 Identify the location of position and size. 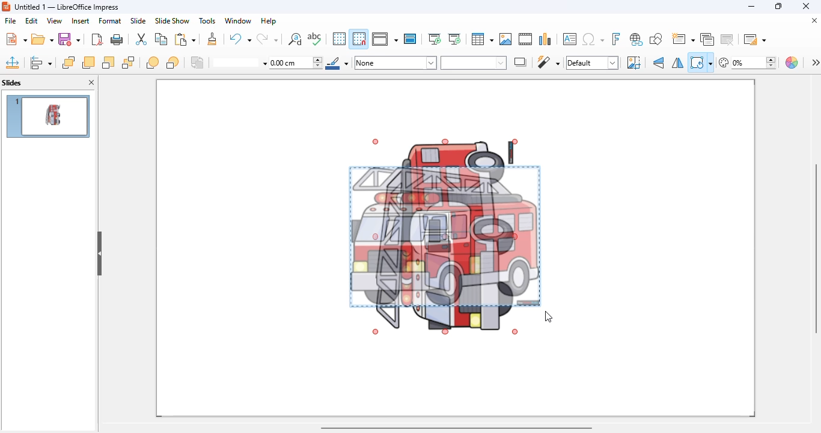
(13, 63).